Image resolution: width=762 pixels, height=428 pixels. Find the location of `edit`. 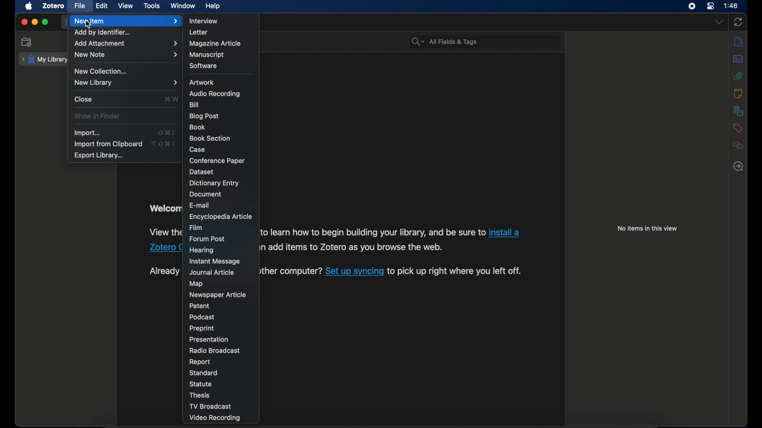

edit is located at coordinates (101, 6).